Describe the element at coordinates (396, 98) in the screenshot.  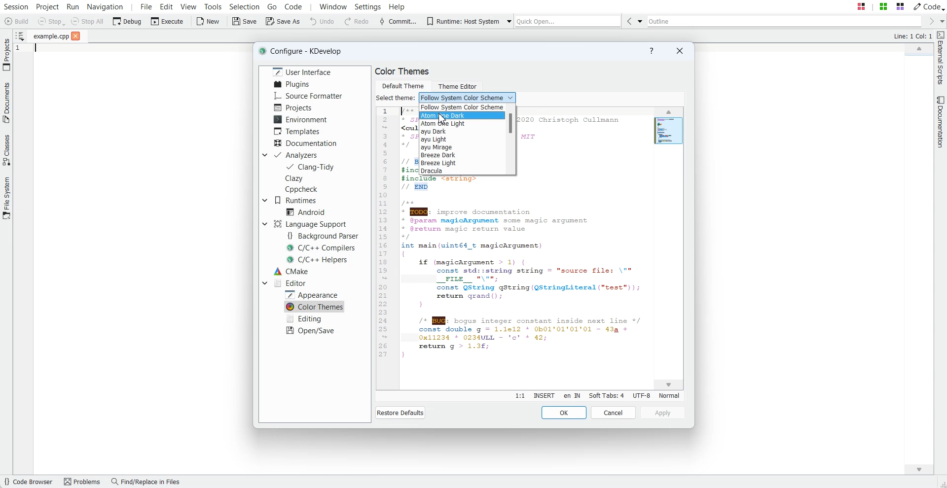
I see `Text` at that location.